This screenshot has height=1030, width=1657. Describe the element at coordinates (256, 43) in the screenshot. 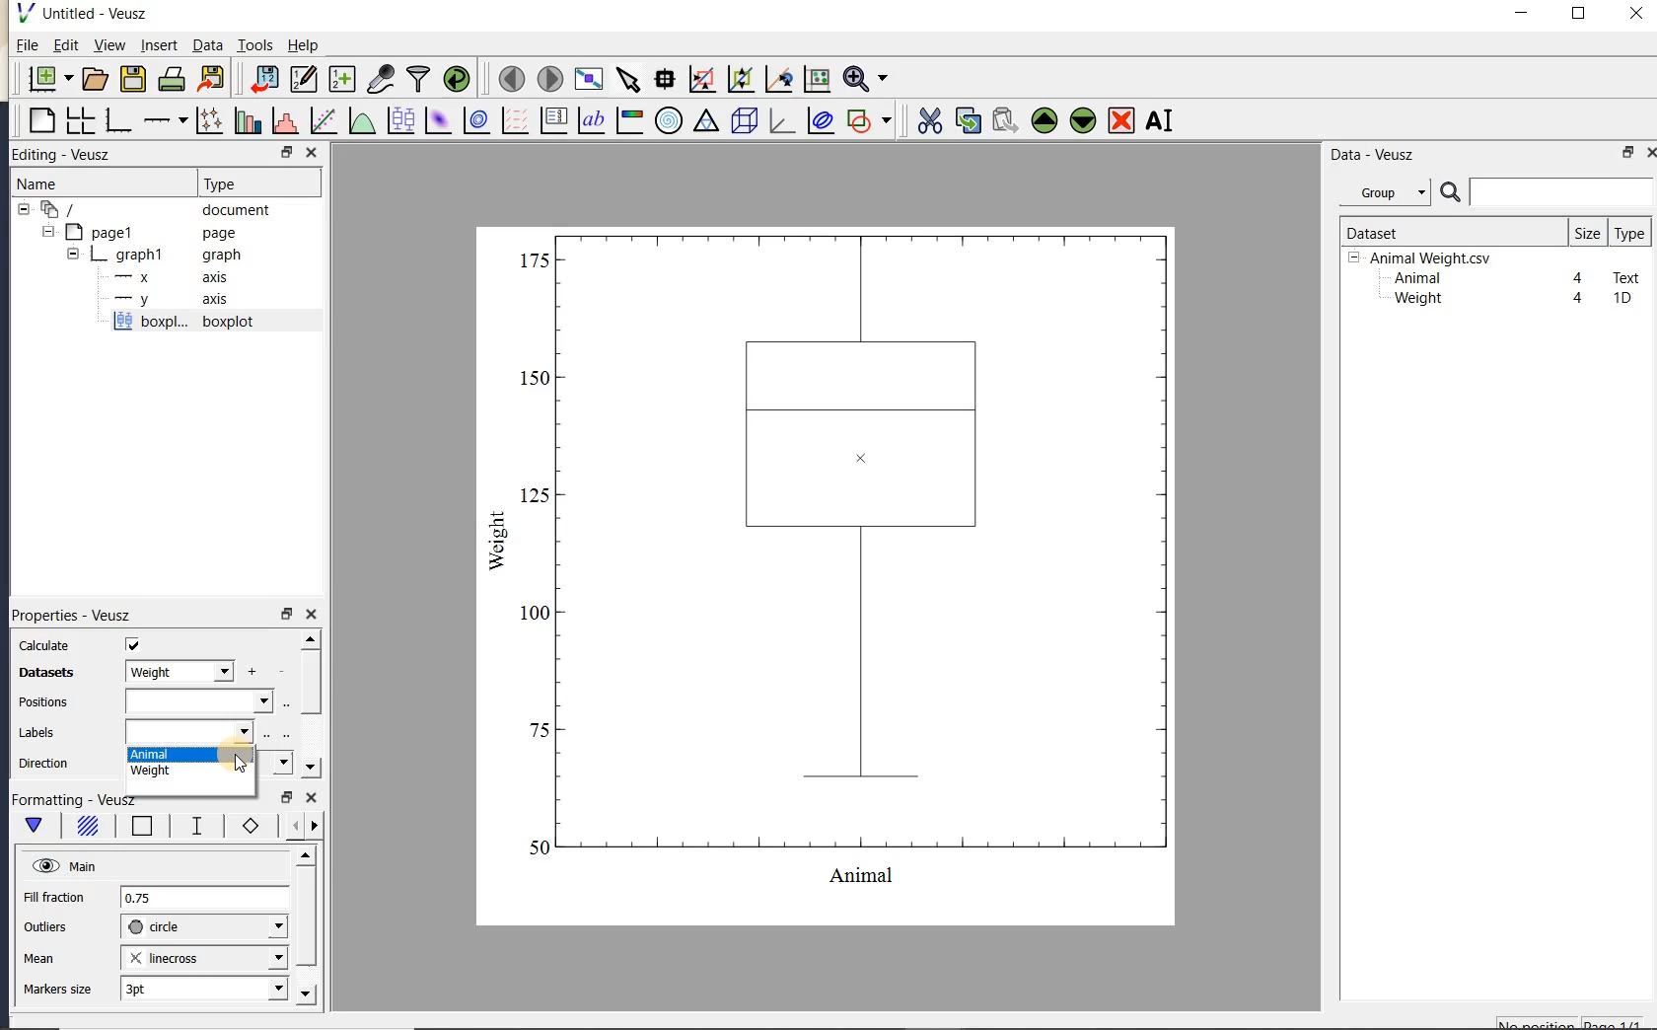

I see `Tools` at that location.